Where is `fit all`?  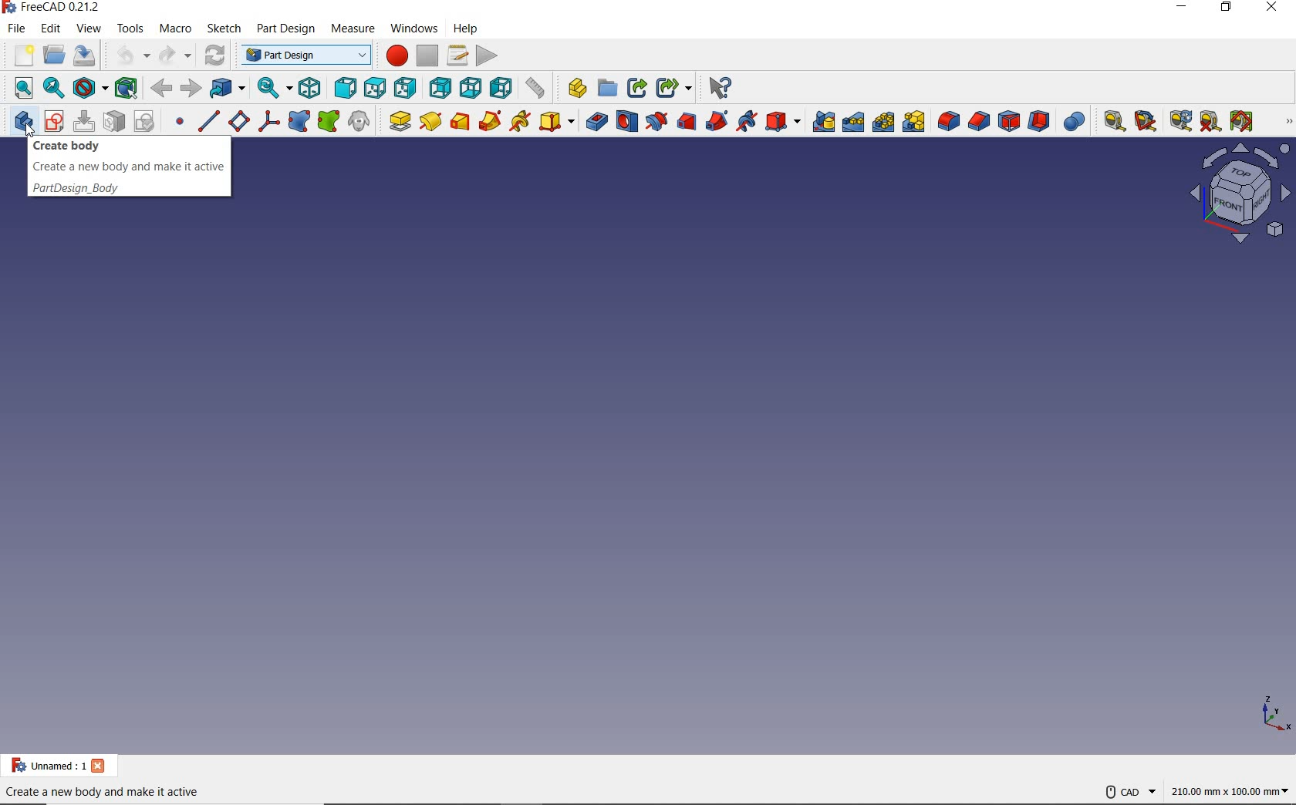
fit all is located at coordinates (22, 89).